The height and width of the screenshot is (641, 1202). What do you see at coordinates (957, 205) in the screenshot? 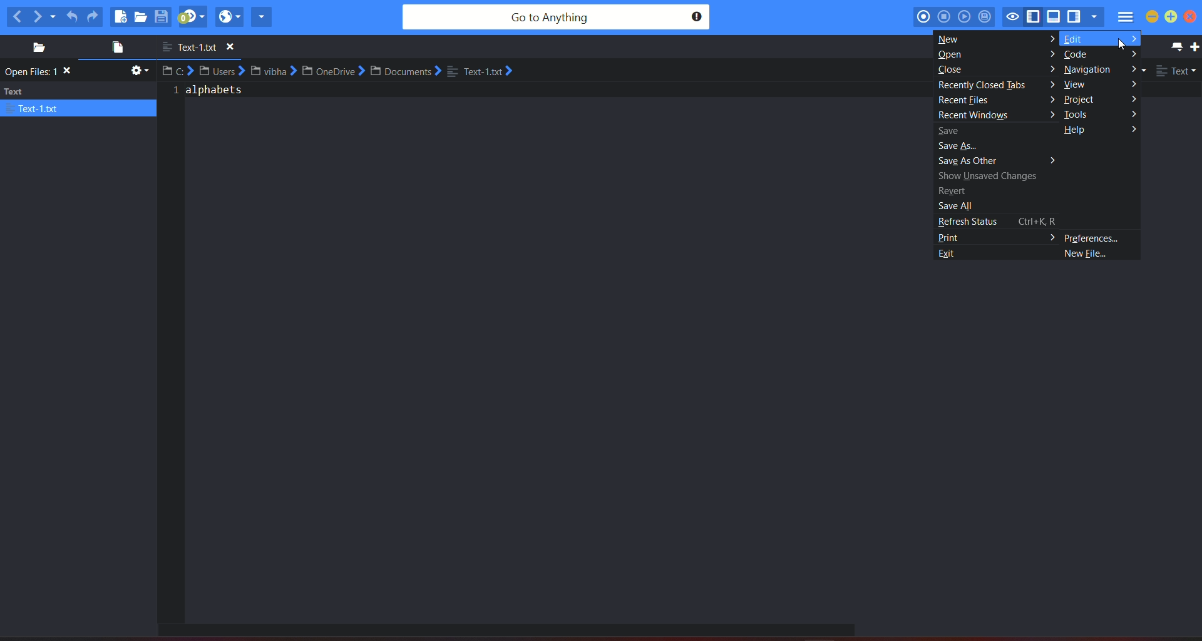
I see `Save All` at bounding box center [957, 205].